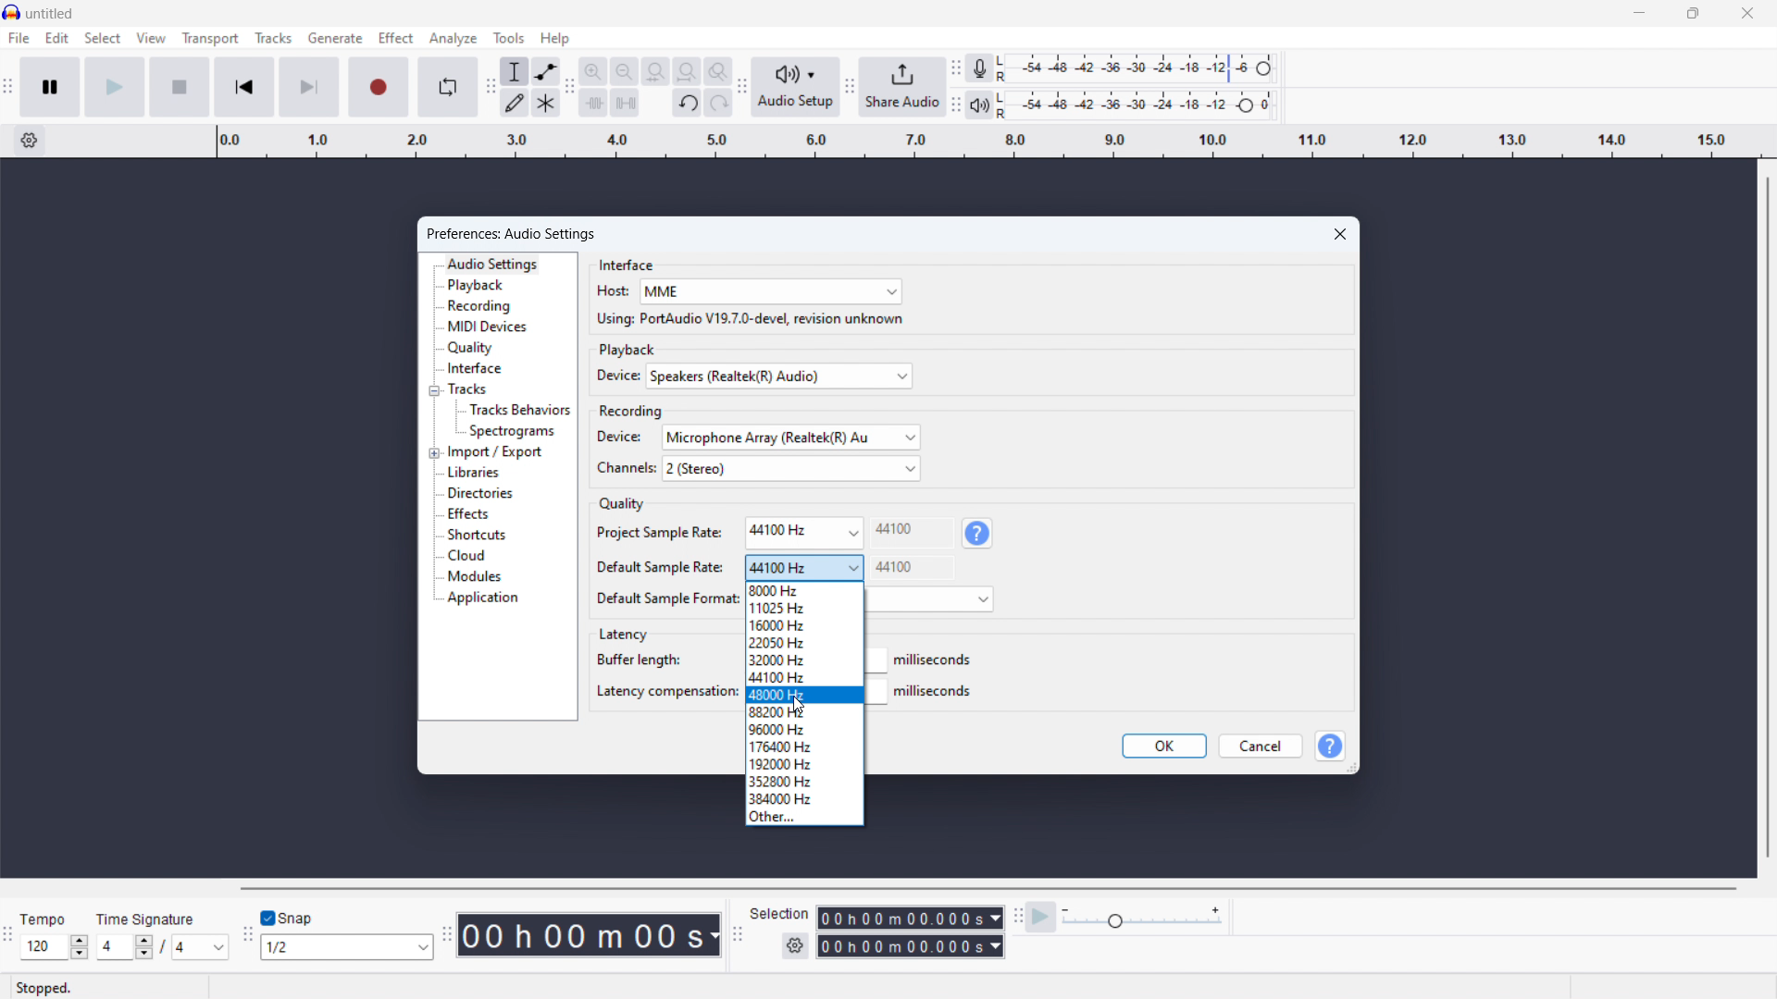 Image resolution: width=1777 pixels, height=999 pixels. What do you see at coordinates (516, 233) in the screenshot?
I see `preferences: audio settings` at bounding box center [516, 233].